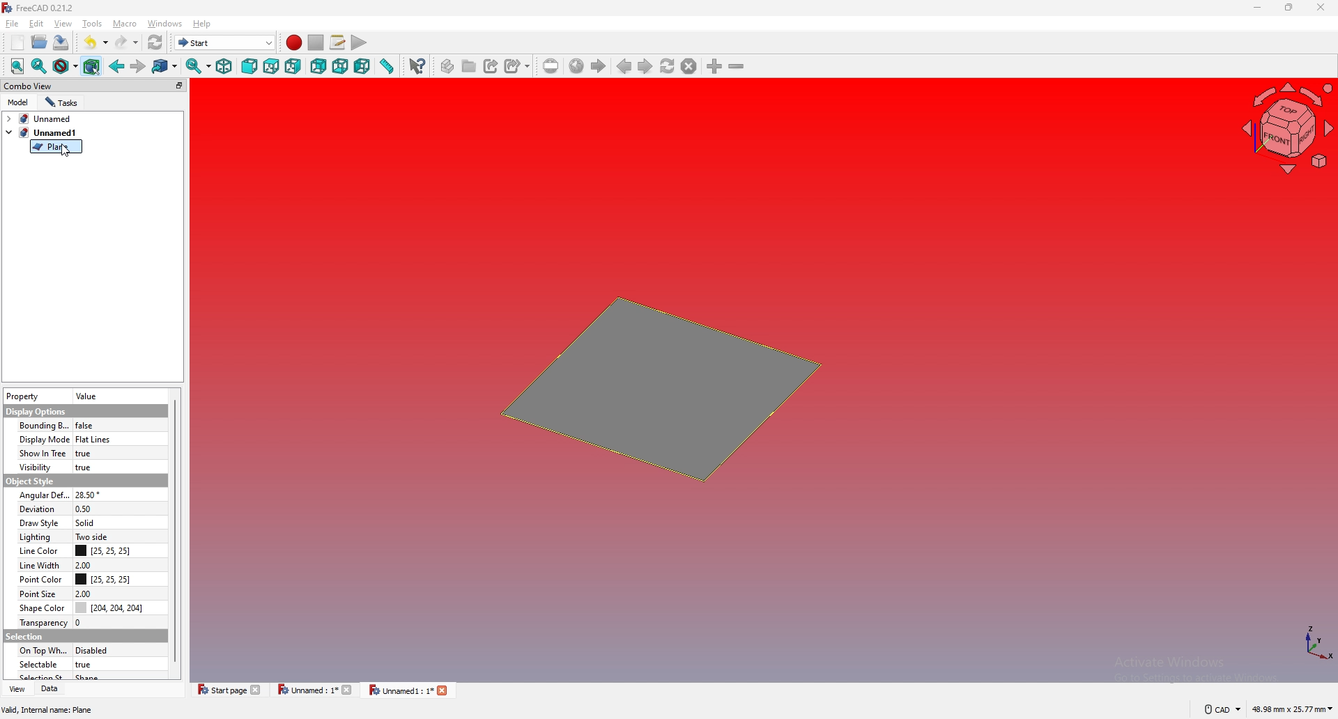 Image resolution: width=1338 pixels, height=719 pixels. I want to click on shape, so click(98, 679).